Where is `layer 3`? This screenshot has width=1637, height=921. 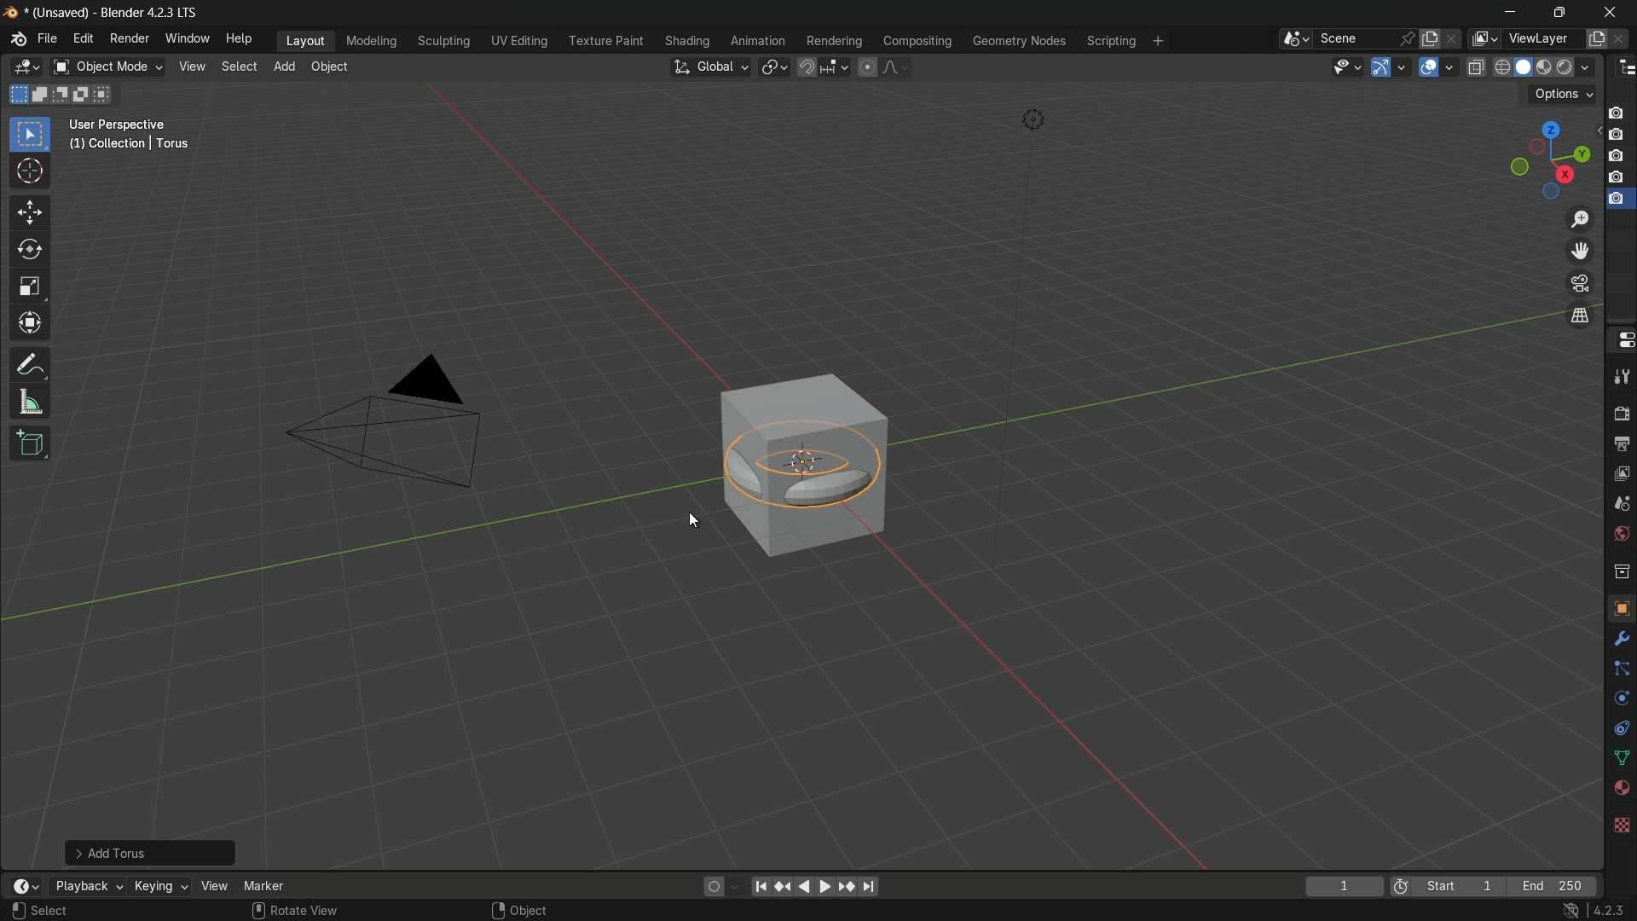 layer 3 is located at coordinates (1616, 156).